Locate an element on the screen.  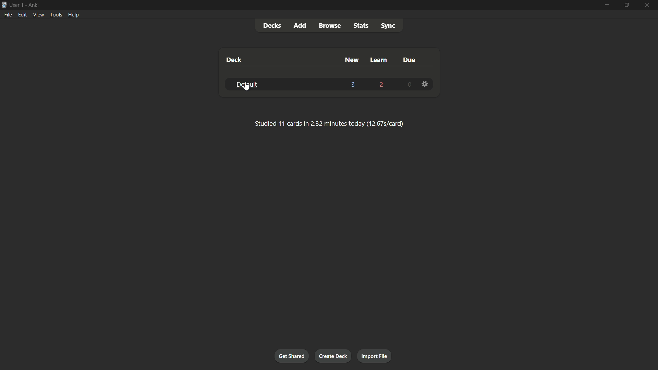
user 1 is located at coordinates (17, 5).